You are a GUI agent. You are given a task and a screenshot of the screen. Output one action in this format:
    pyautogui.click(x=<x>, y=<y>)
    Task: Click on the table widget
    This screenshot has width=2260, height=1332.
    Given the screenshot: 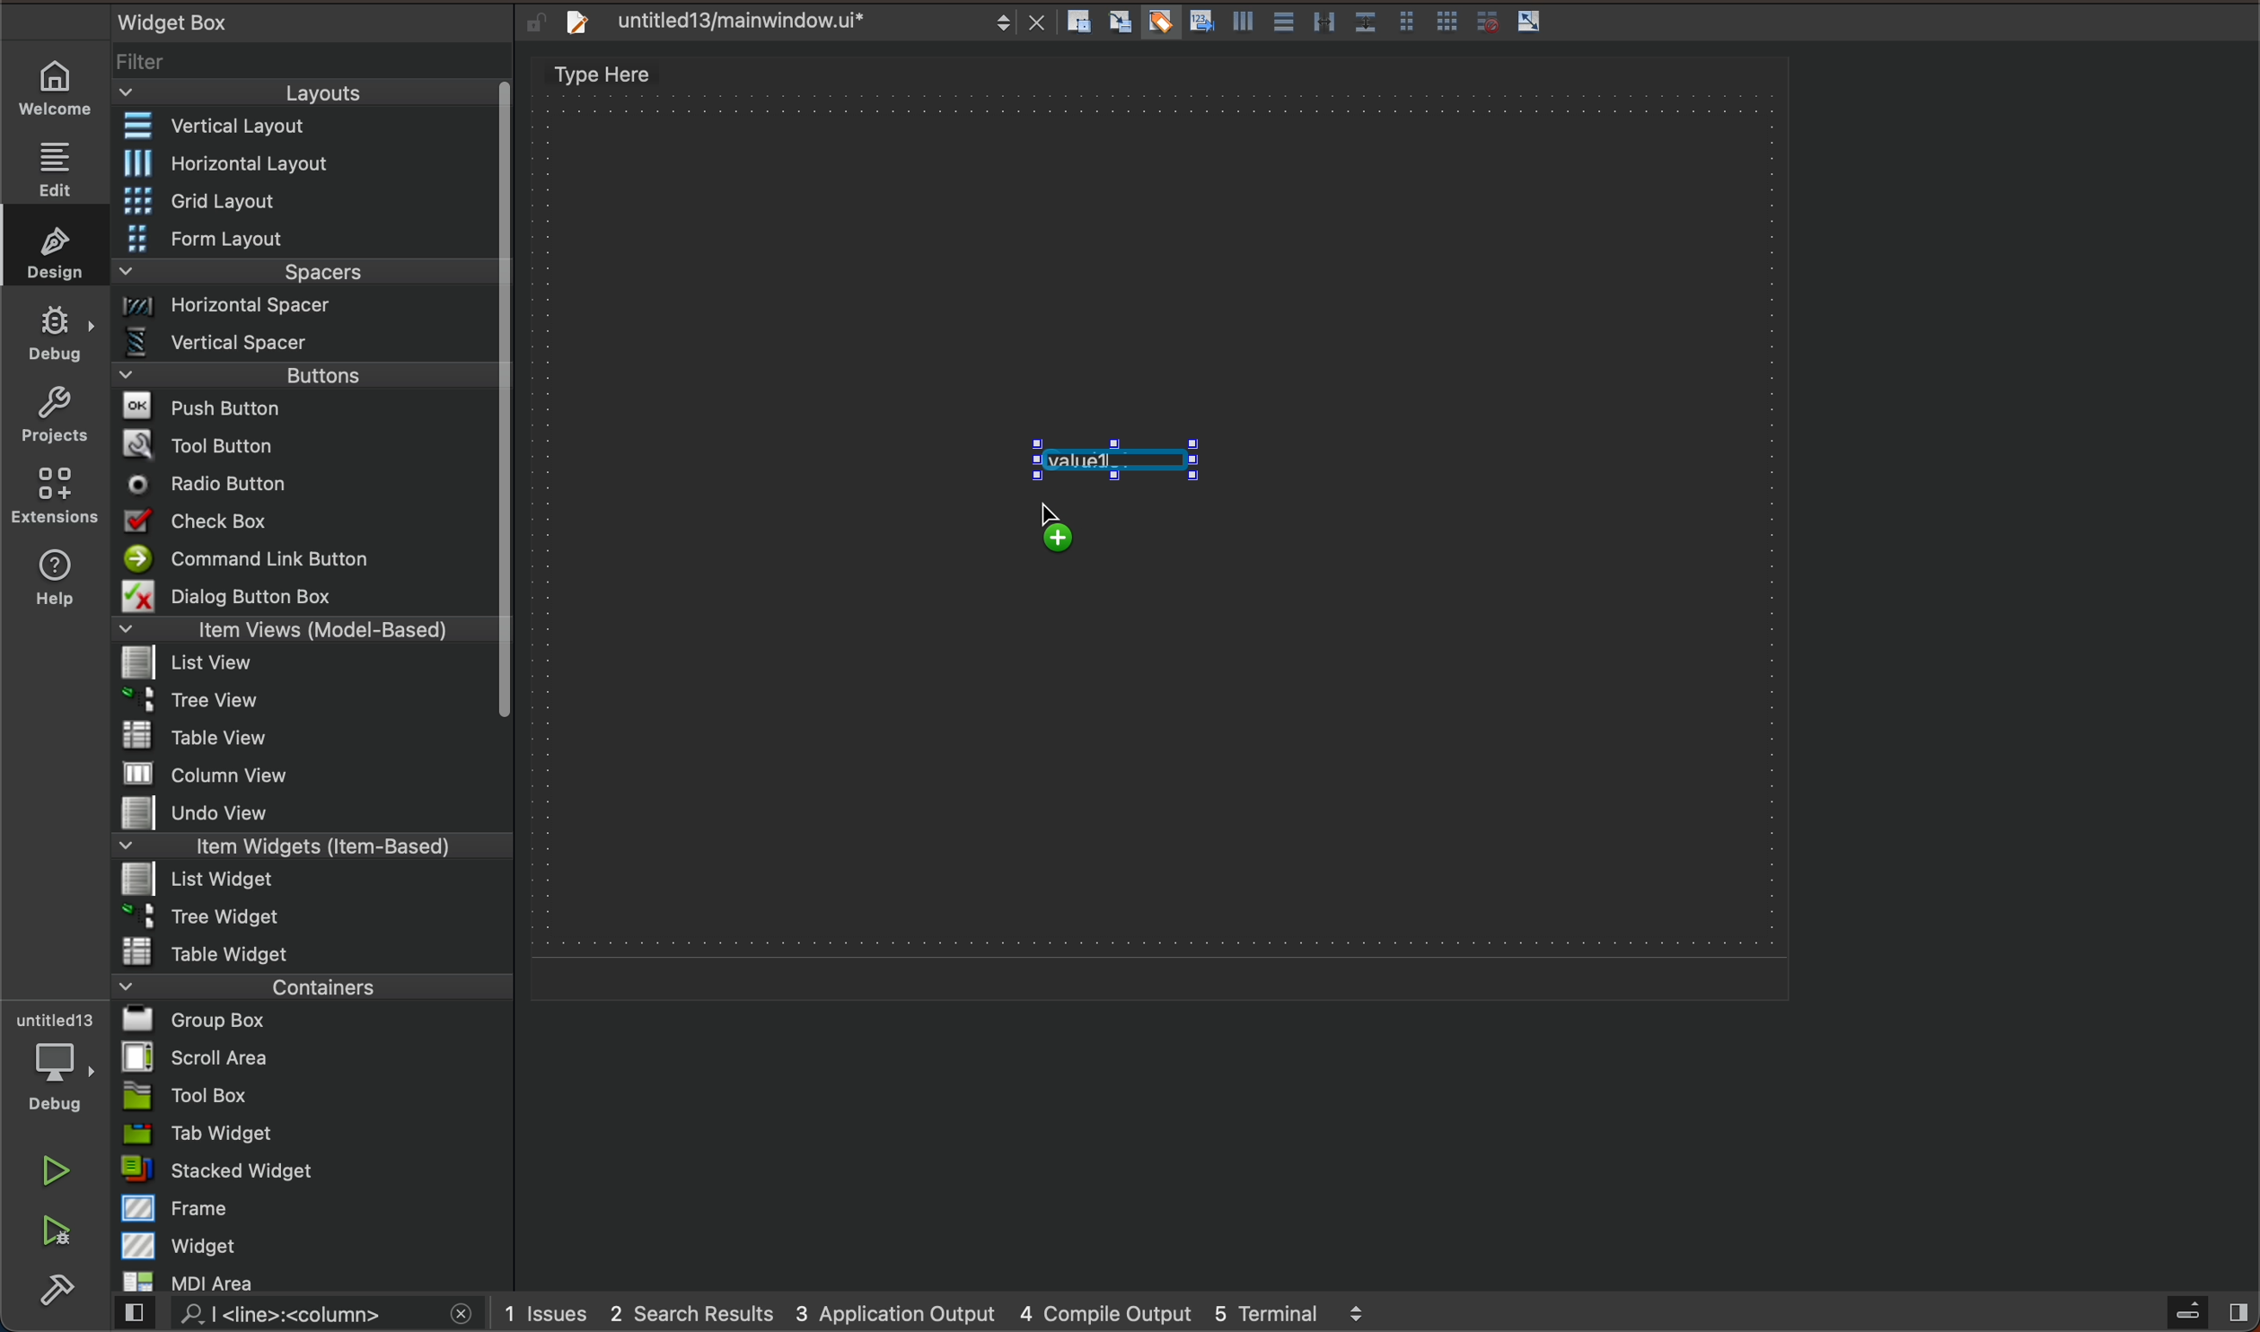 What is the action you would take?
    pyautogui.click(x=313, y=951)
    